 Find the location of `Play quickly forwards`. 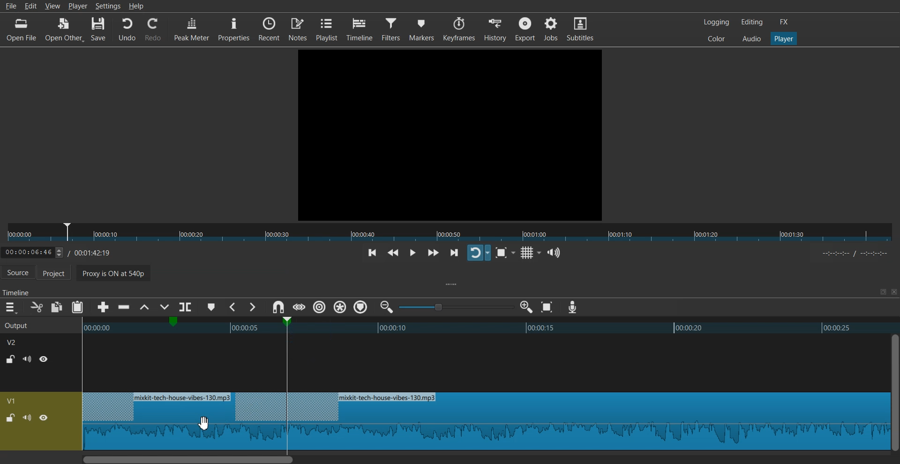

Play quickly forwards is located at coordinates (433, 253).